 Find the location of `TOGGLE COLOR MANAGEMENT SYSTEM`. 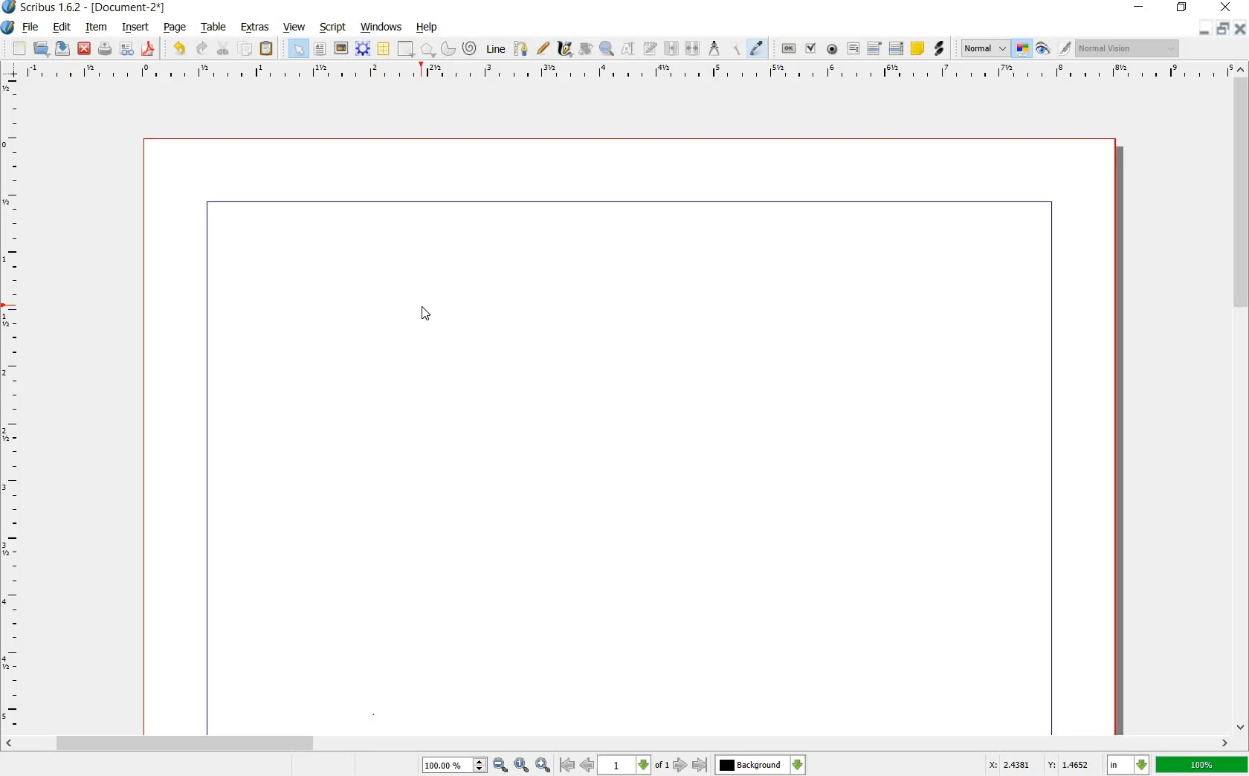

TOGGLE COLOR MANAGEMENT SYSTEM is located at coordinates (1024, 50).